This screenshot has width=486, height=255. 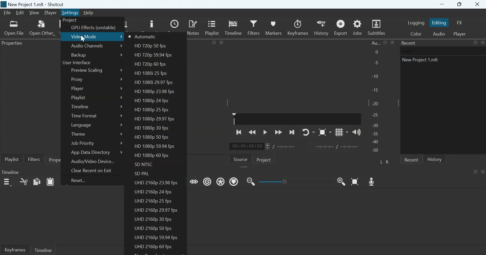 What do you see at coordinates (10, 172) in the screenshot?
I see `Timeline` at bounding box center [10, 172].